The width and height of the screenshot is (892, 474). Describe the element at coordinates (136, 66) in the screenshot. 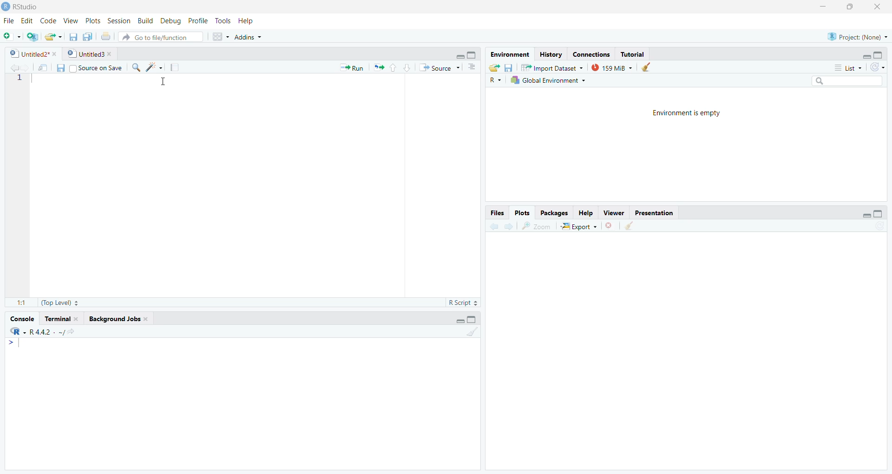

I see `Find/Replace` at that location.